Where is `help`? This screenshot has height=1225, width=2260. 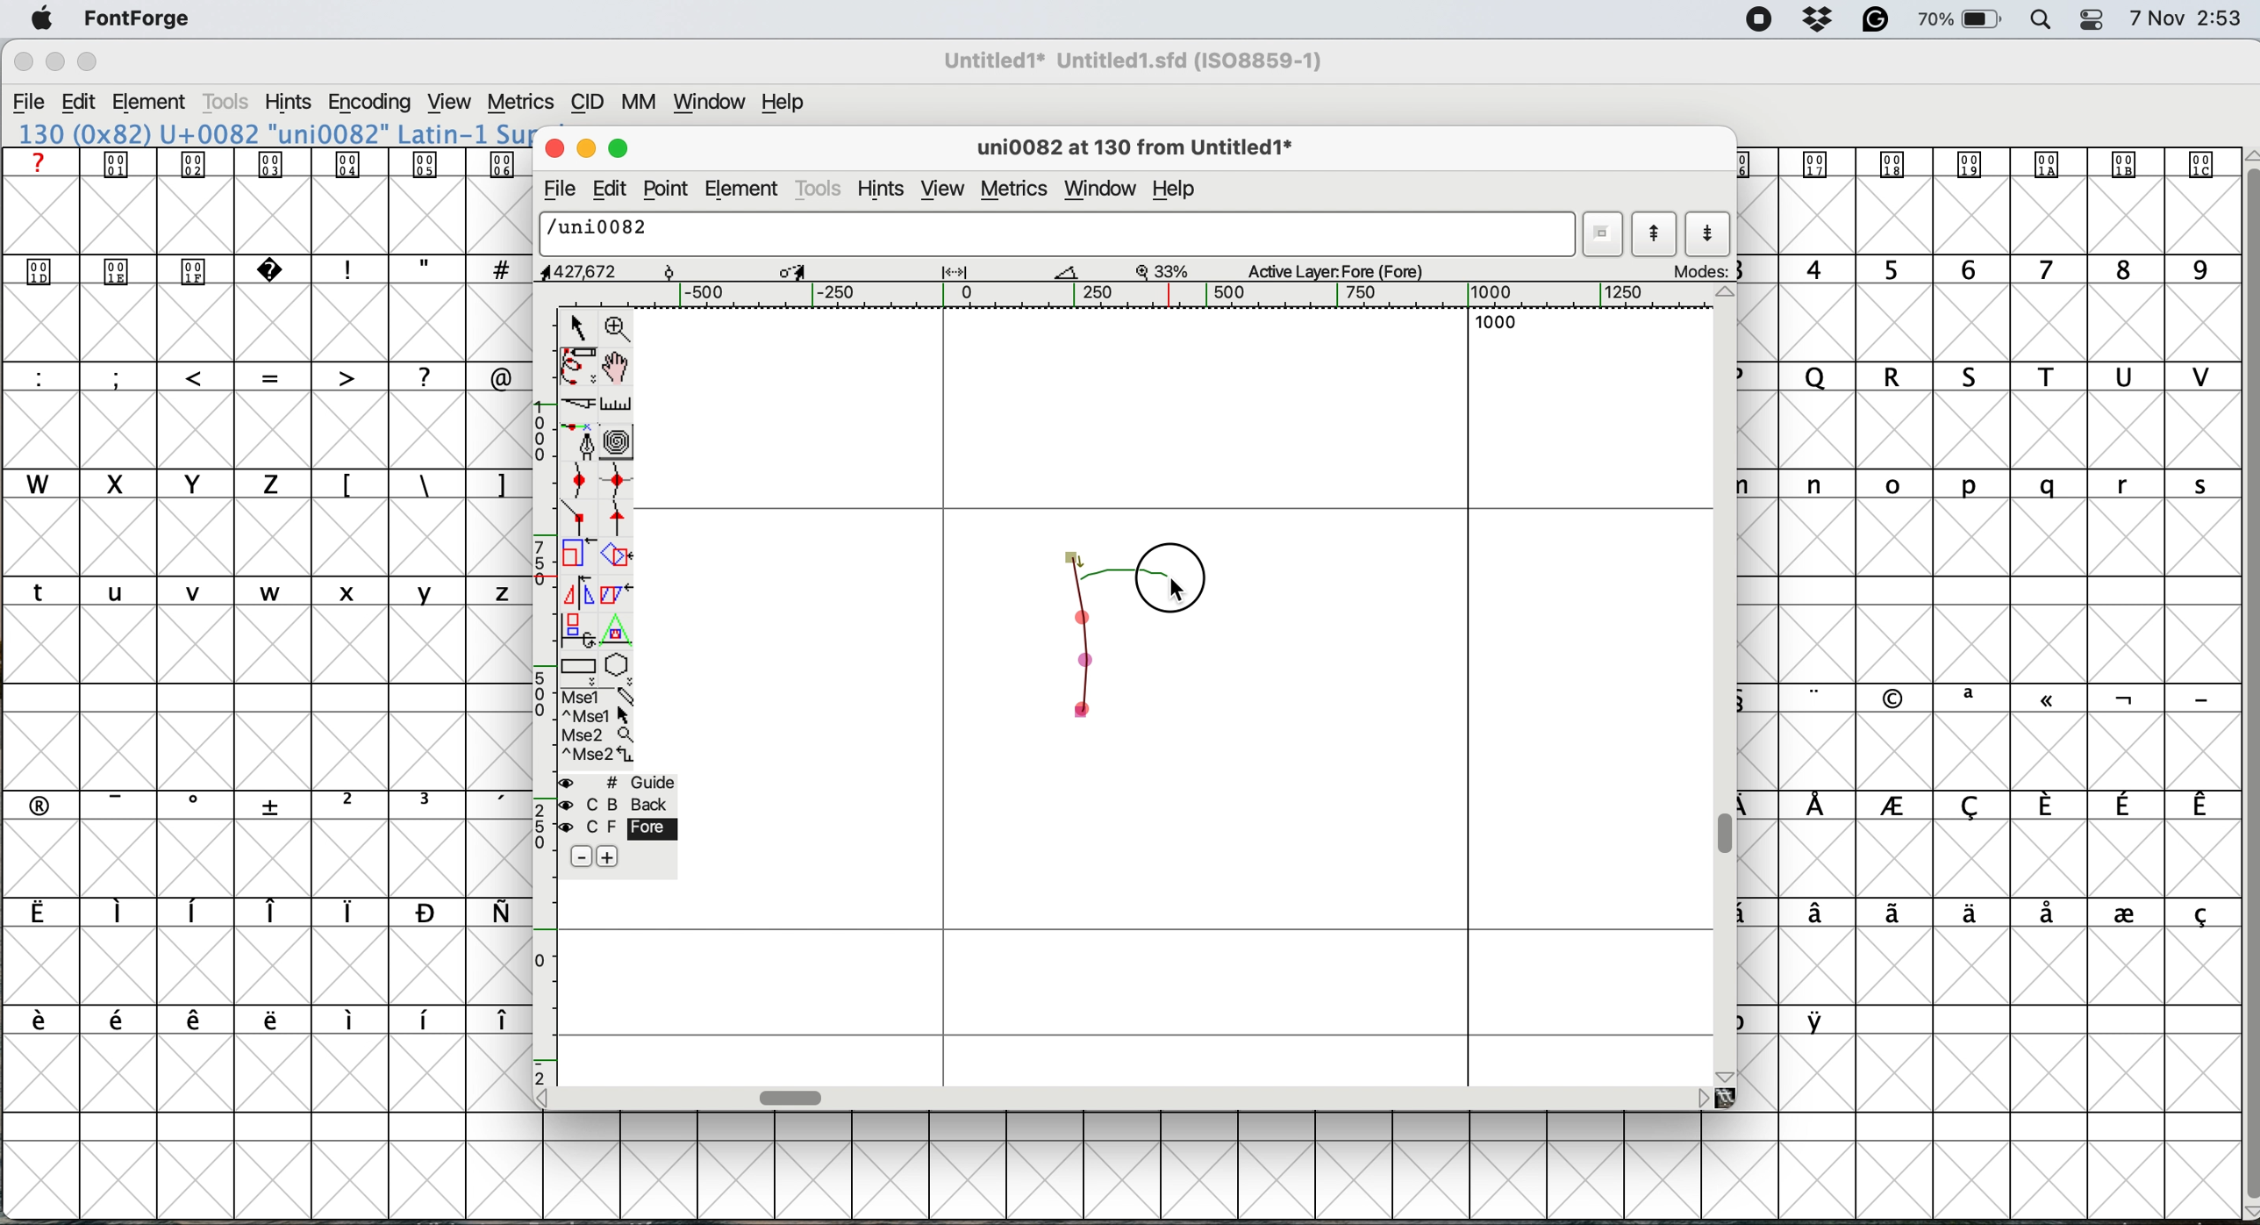
help is located at coordinates (779, 104).